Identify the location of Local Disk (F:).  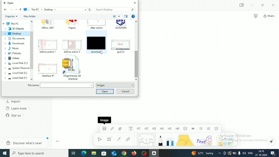
(16, 78).